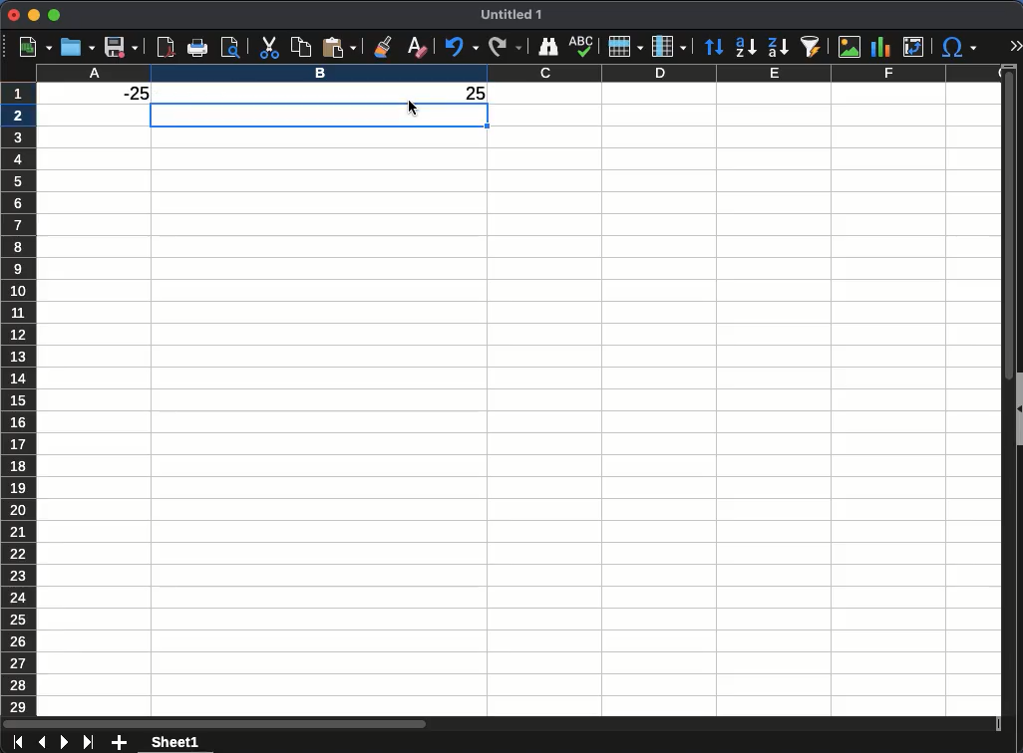 Image resolution: width=1023 pixels, height=753 pixels. I want to click on sort, so click(716, 48).